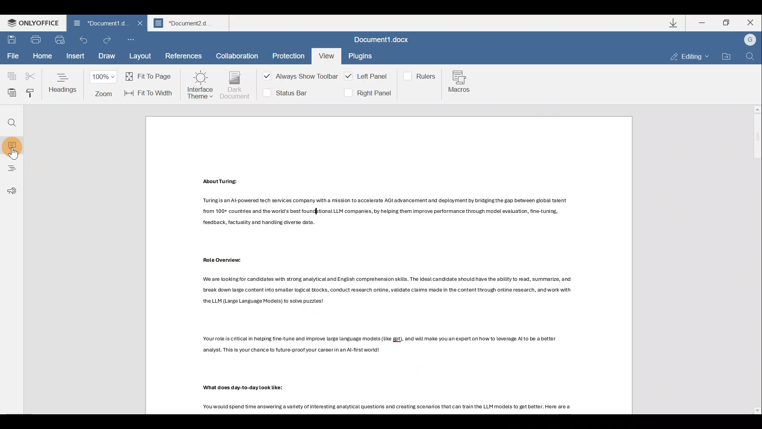 The image size is (762, 429). I want to click on View, so click(325, 54).